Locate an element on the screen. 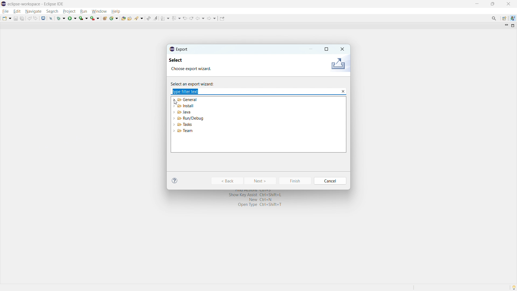 The height and width of the screenshot is (291, 517). open console is located at coordinates (43, 18).